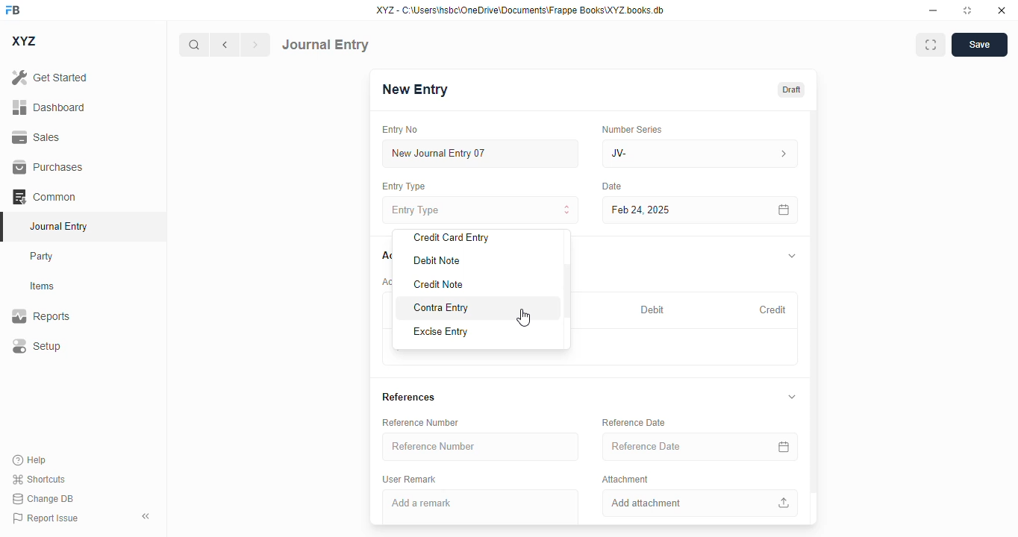 This screenshot has height=537, width=1018. Describe the element at coordinates (784, 210) in the screenshot. I see `calendar icon` at that location.